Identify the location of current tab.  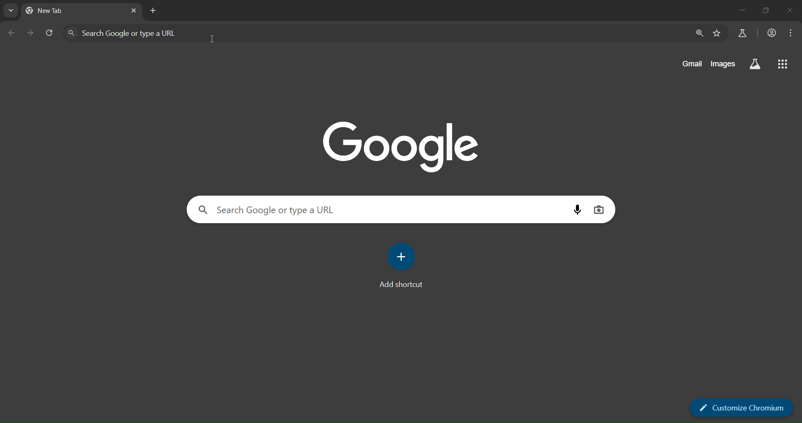
(61, 10).